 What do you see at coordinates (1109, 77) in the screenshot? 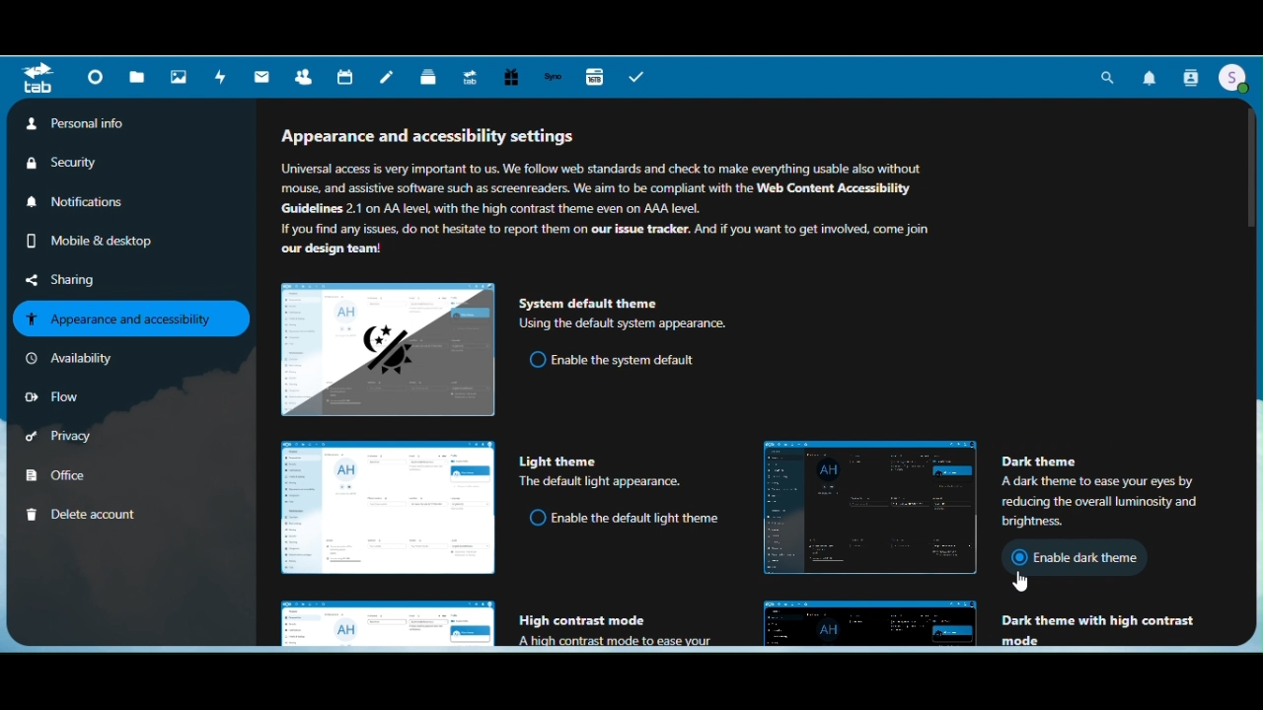
I see `Search` at bounding box center [1109, 77].